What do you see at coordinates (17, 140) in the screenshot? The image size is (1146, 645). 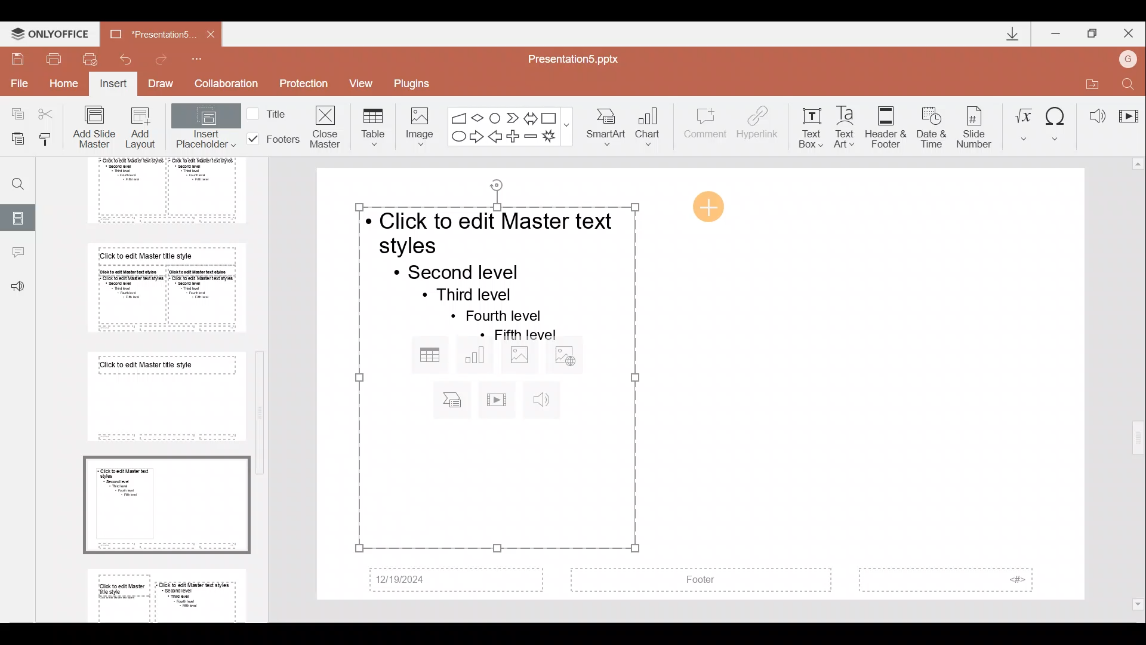 I see `Paste` at bounding box center [17, 140].